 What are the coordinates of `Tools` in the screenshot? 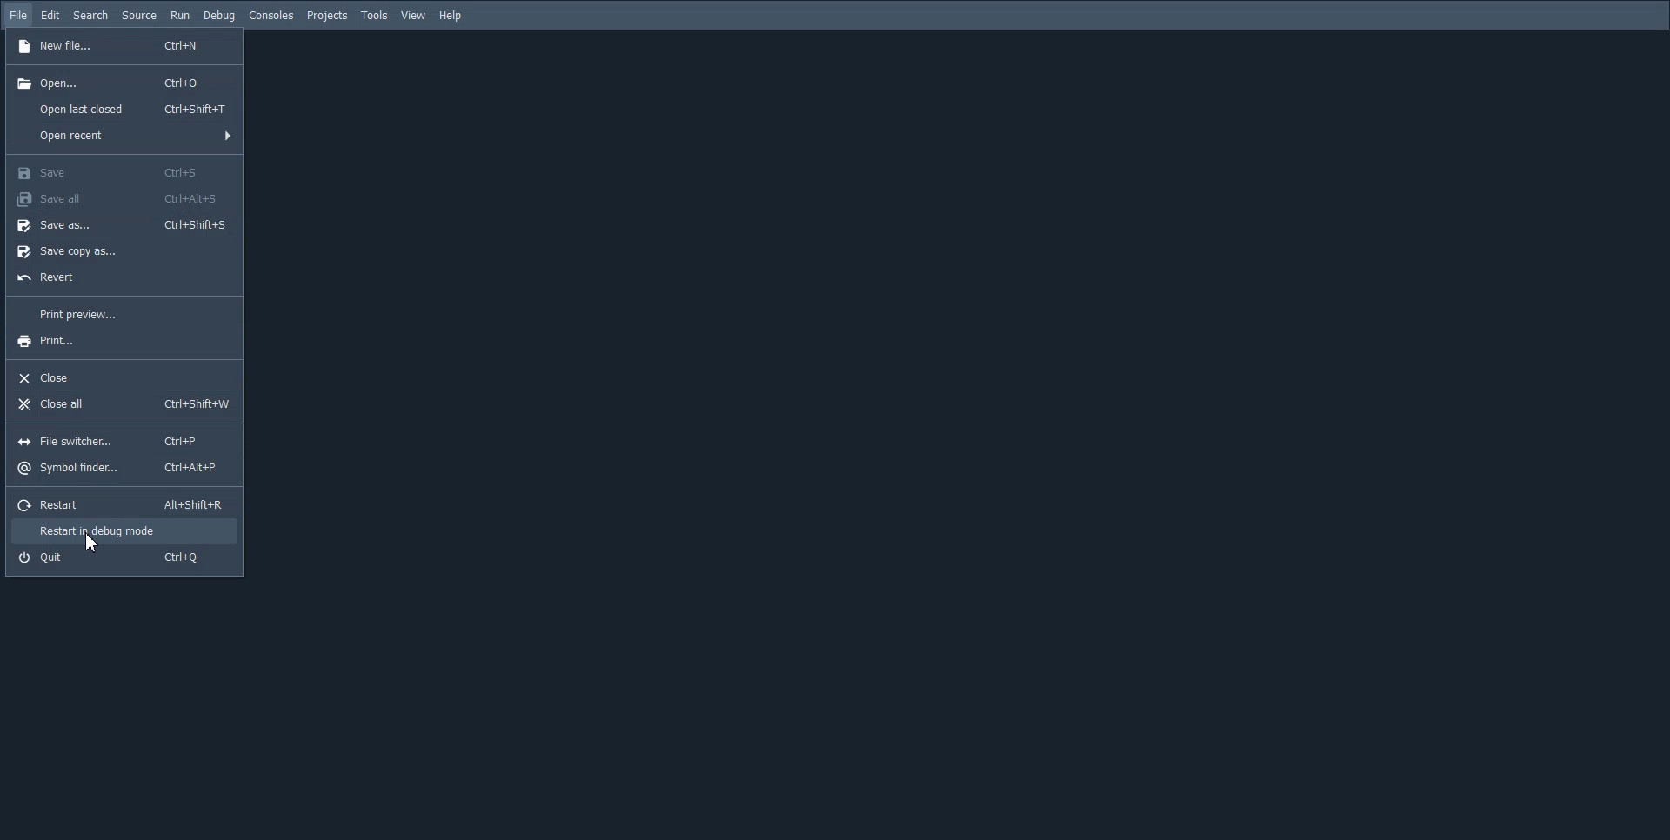 It's located at (374, 16).